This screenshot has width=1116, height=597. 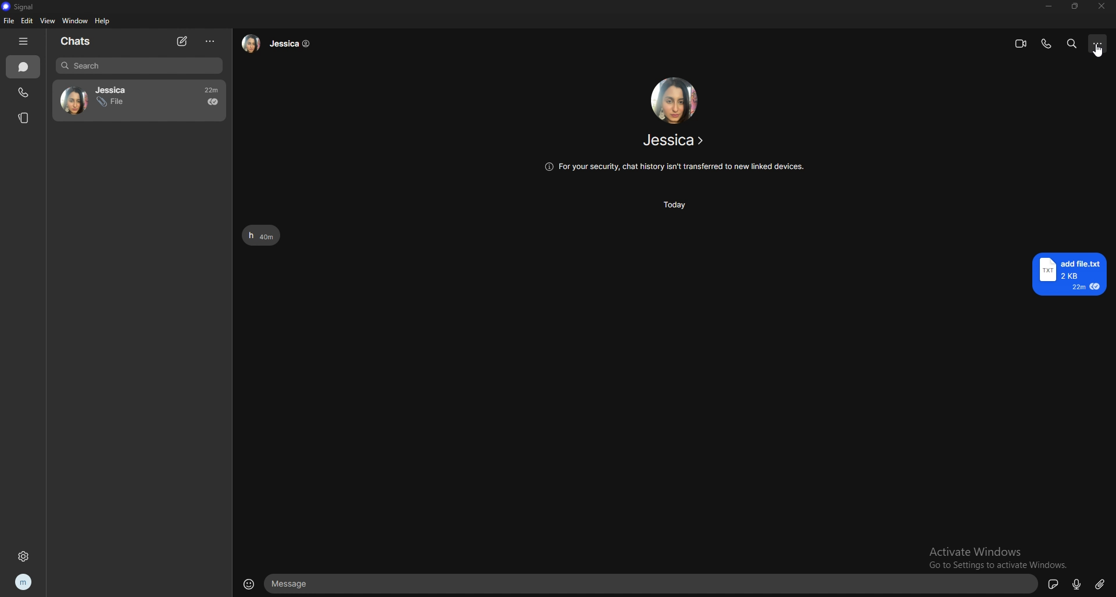 What do you see at coordinates (102, 21) in the screenshot?
I see `help` at bounding box center [102, 21].